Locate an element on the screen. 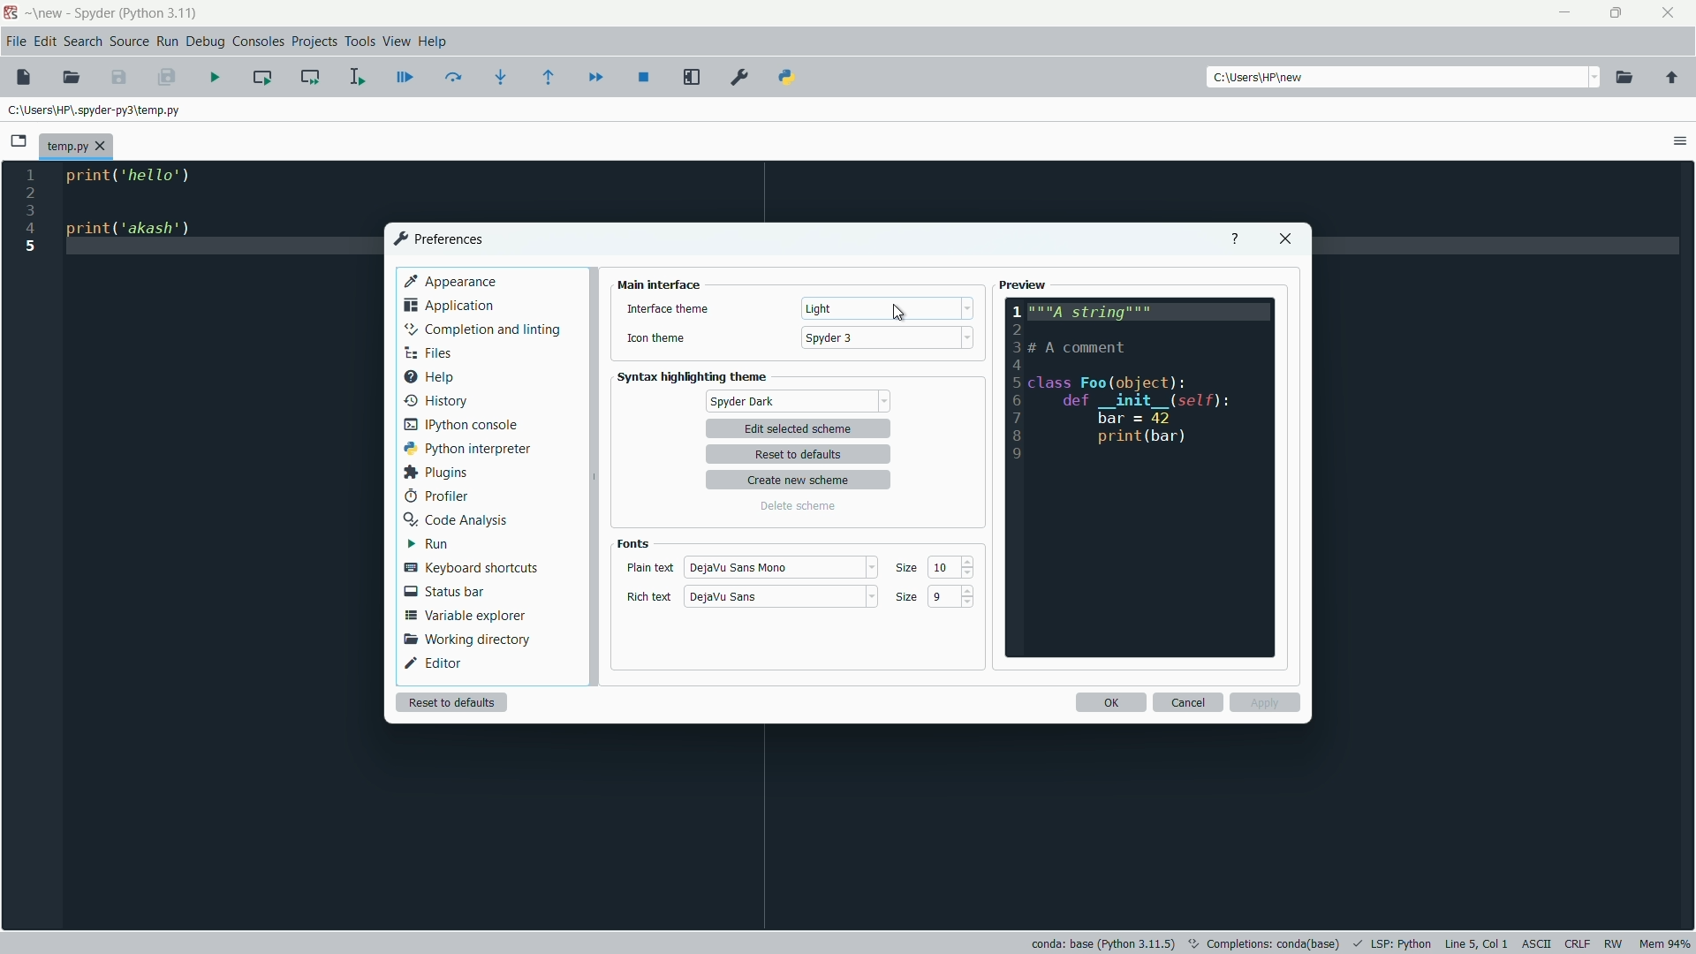  status bar is located at coordinates (443, 591).